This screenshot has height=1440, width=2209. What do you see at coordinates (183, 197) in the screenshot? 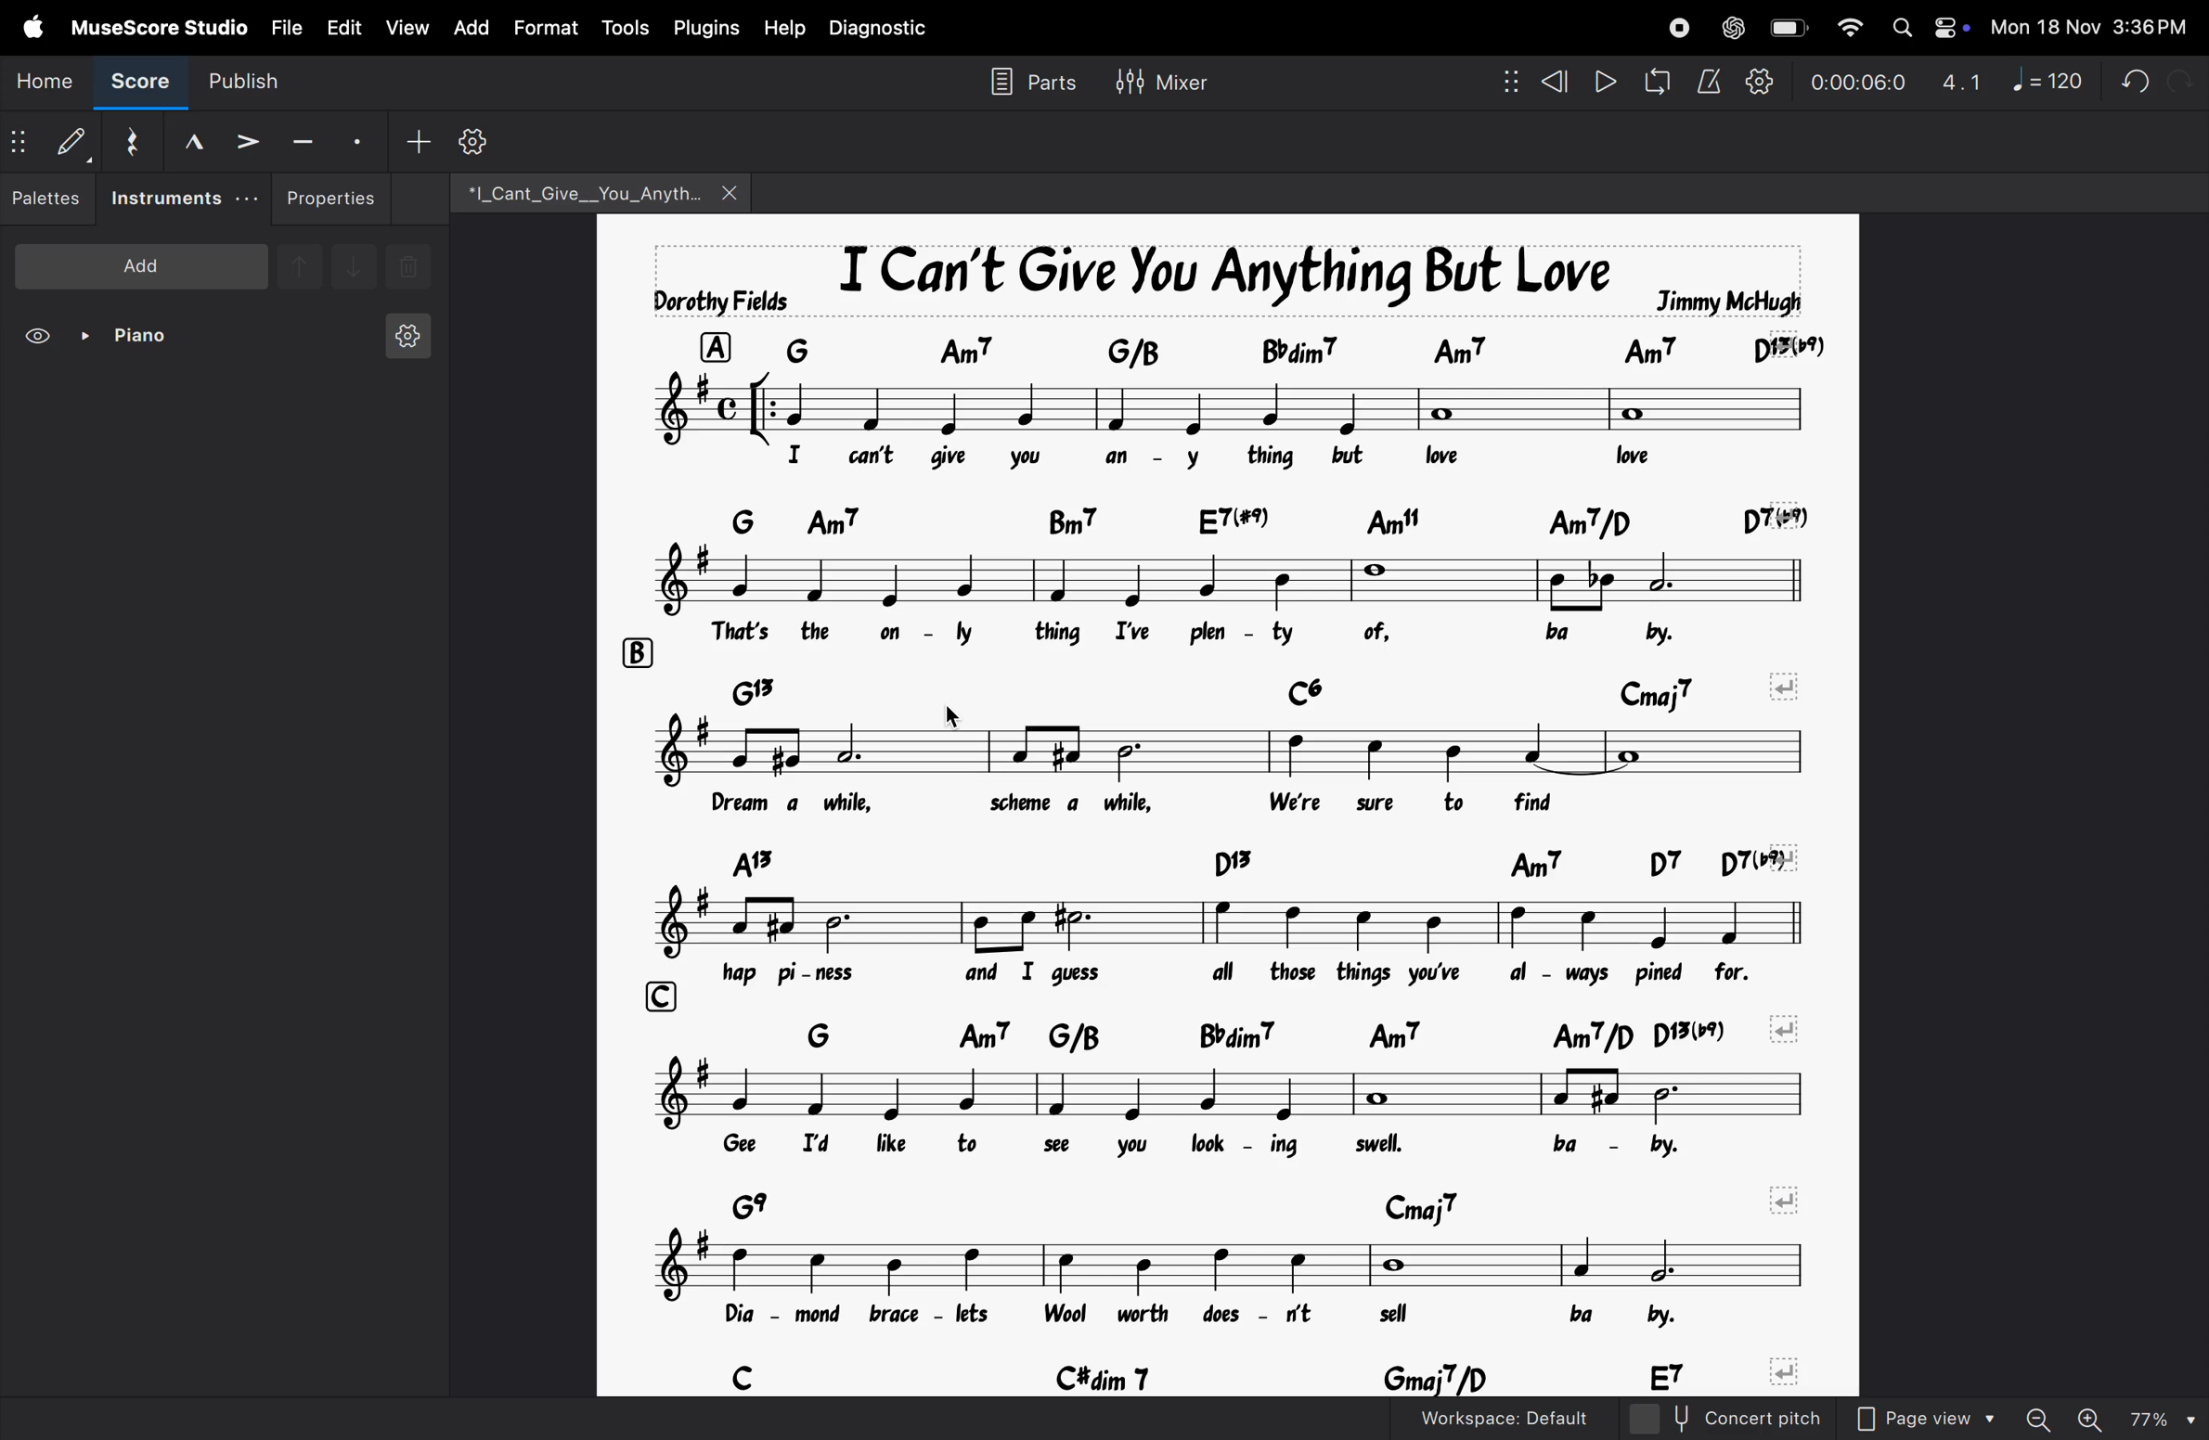
I see `instruments` at bounding box center [183, 197].